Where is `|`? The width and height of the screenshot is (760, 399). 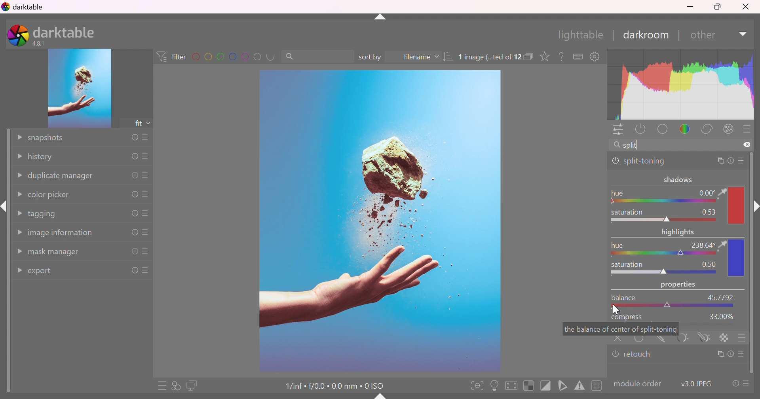
| is located at coordinates (680, 35).